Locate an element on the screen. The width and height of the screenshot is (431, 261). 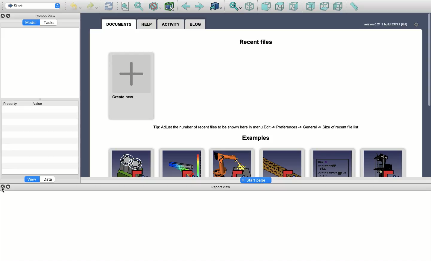
Forward  is located at coordinates (201, 7).